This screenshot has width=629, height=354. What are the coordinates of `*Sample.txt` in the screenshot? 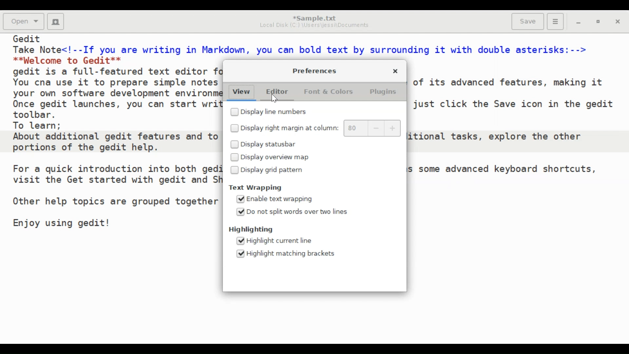 It's located at (314, 17).